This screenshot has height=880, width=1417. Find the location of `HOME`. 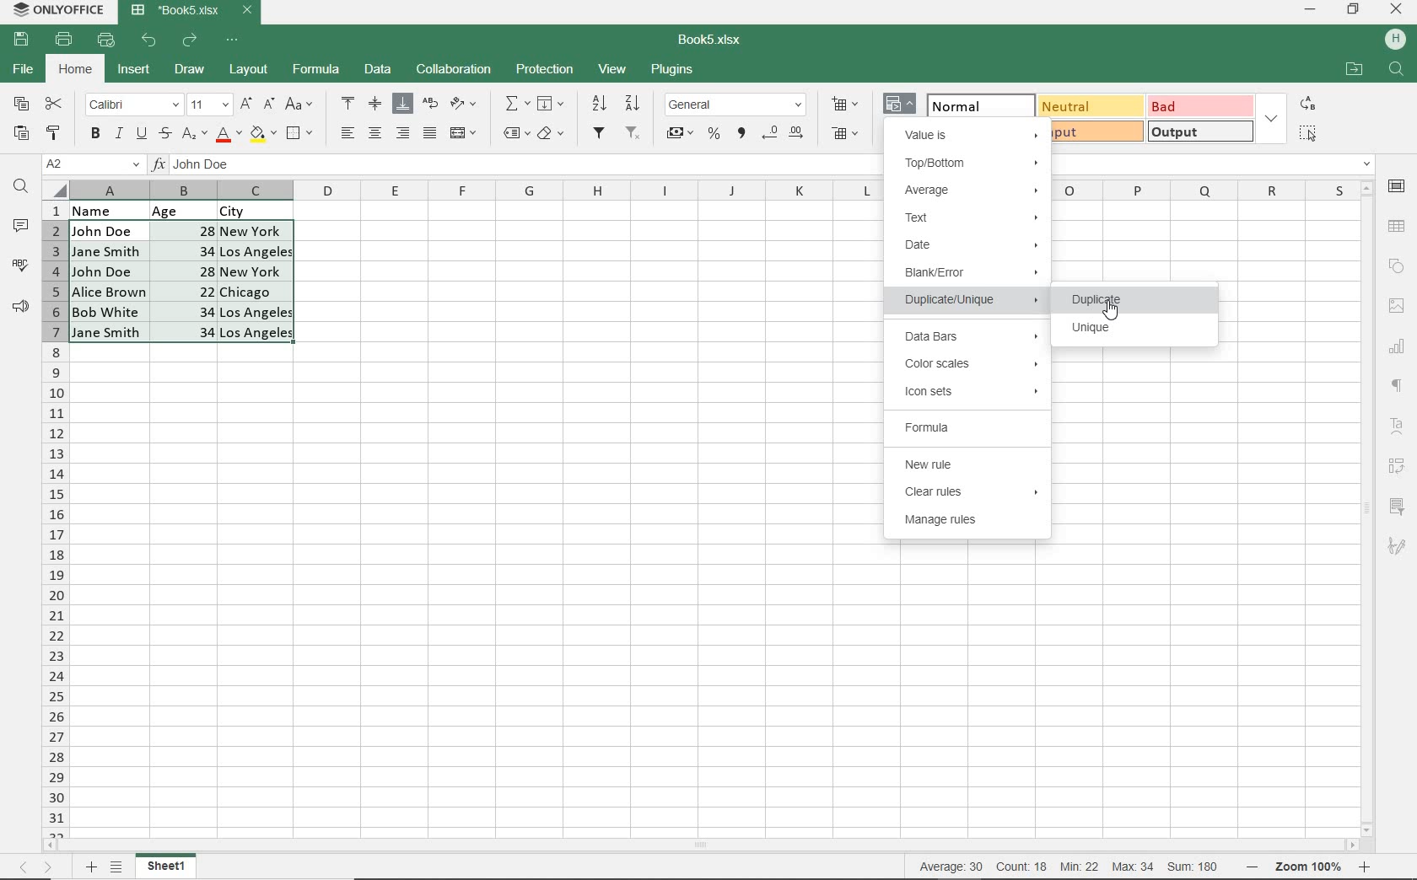

HOME is located at coordinates (77, 71).